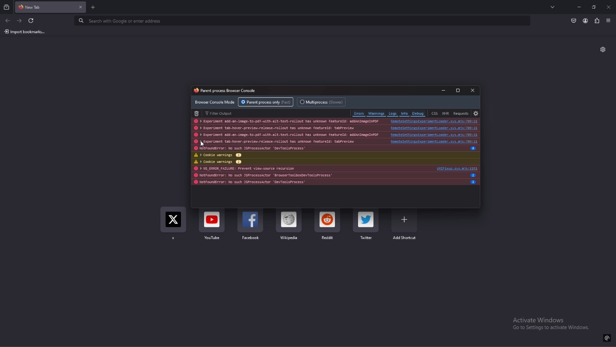 The image size is (616, 347). I want to click on cookie warnings, so click(282, 162).